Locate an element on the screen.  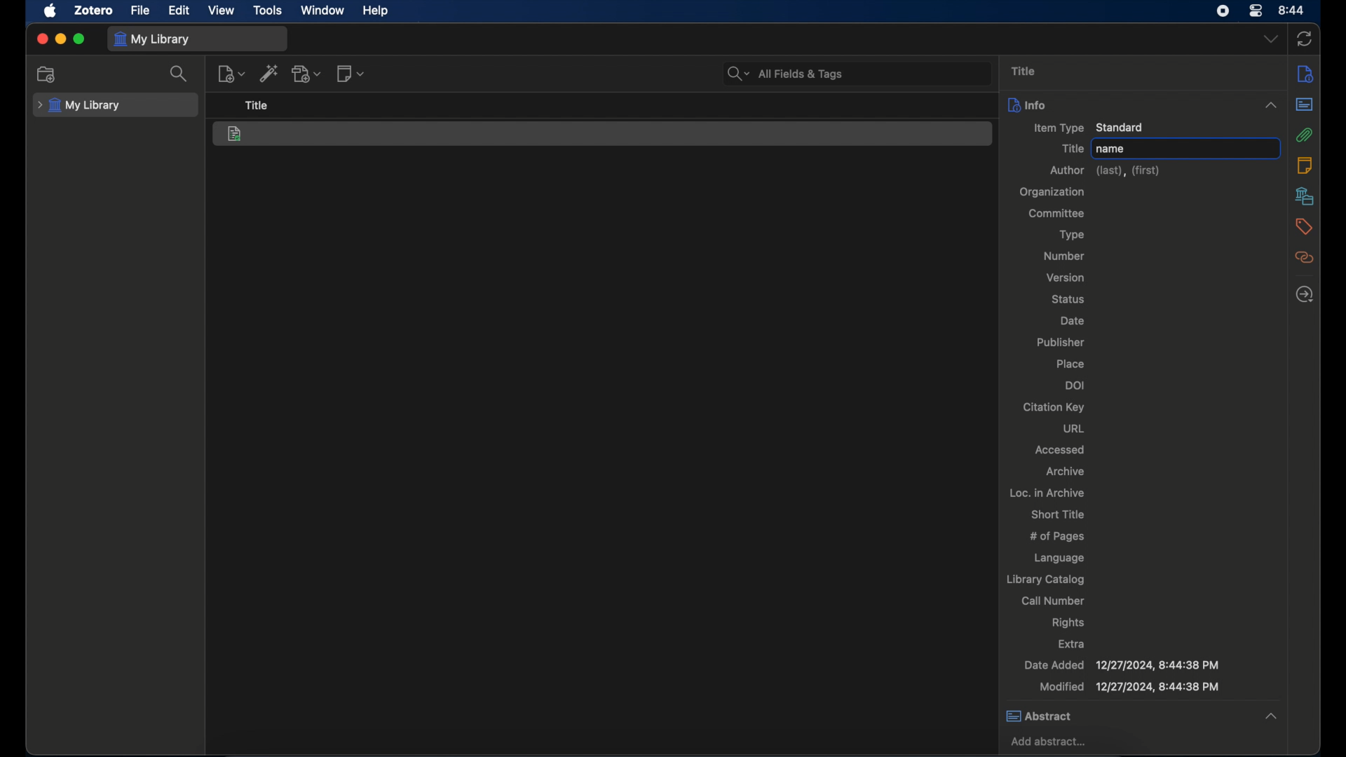
status is located at coordinates (1068, 300).